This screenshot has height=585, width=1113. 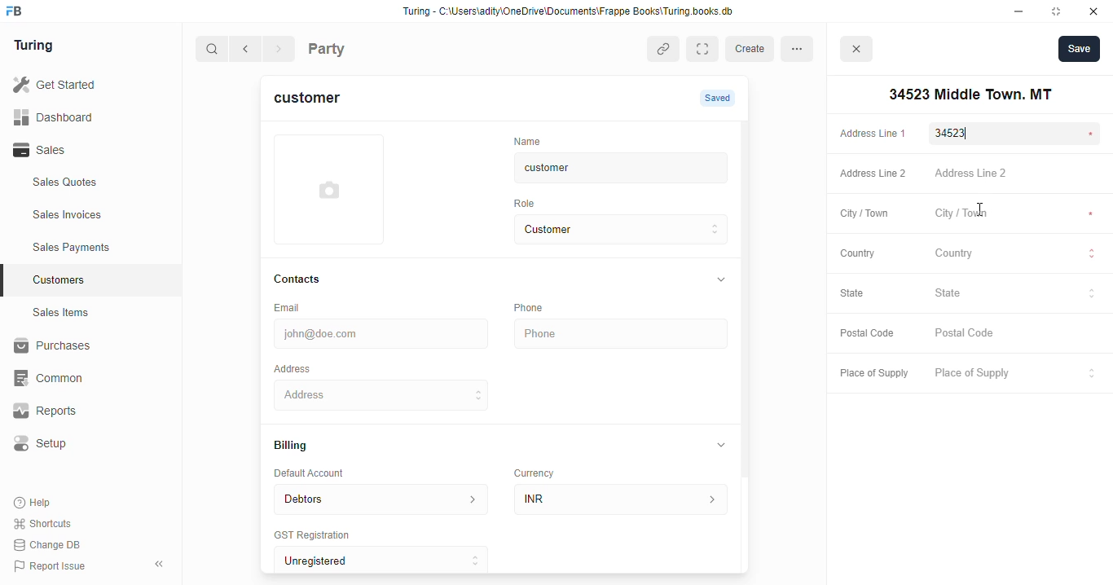 What do you see at coordinates (623, 334) in the screenshot?
I see `Phone` at bounding box center [623, 334].